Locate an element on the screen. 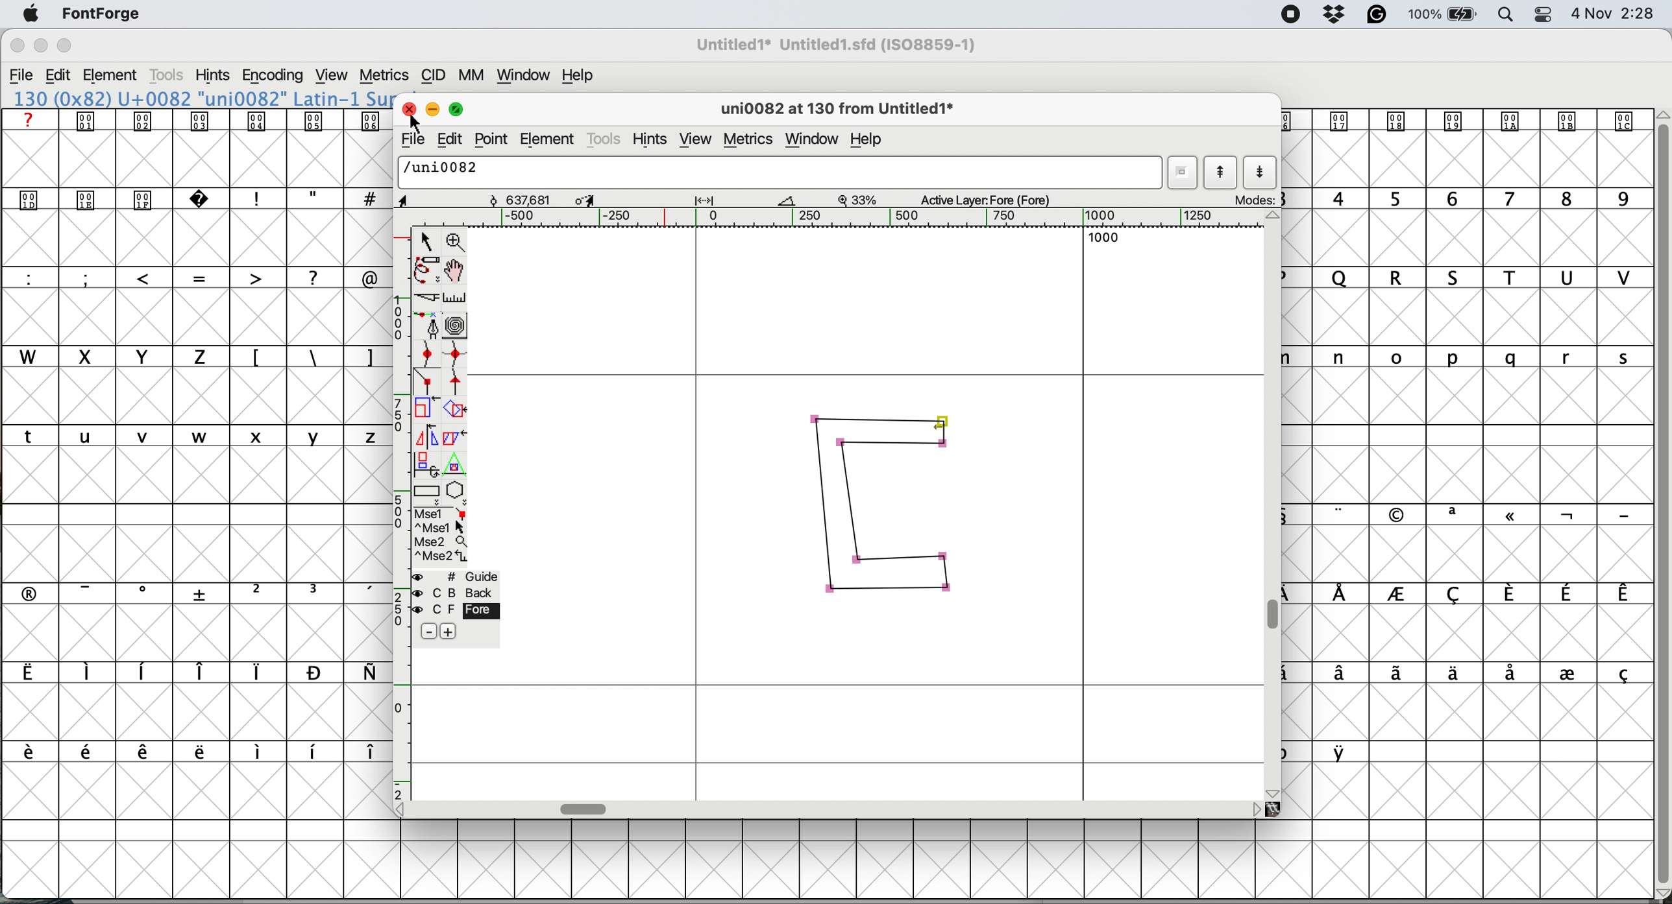  scroll button is located at coordinates (405, 809).